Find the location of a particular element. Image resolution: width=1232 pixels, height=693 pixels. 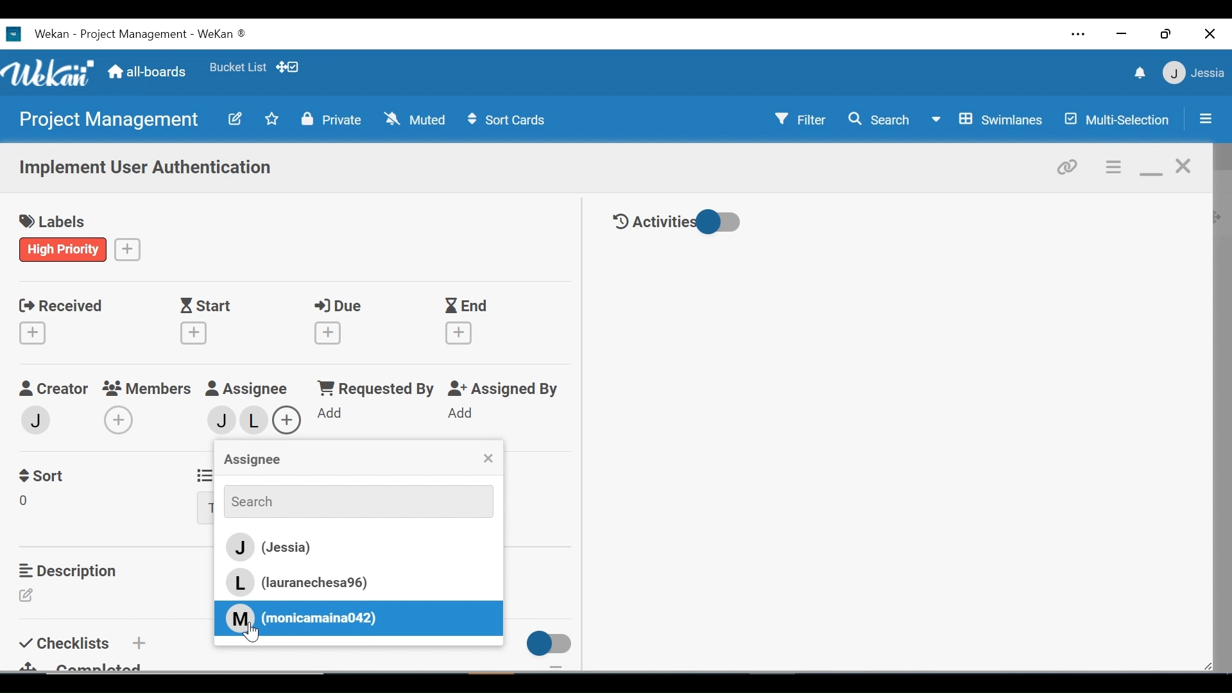

Member is located at coordinates (37, 419).